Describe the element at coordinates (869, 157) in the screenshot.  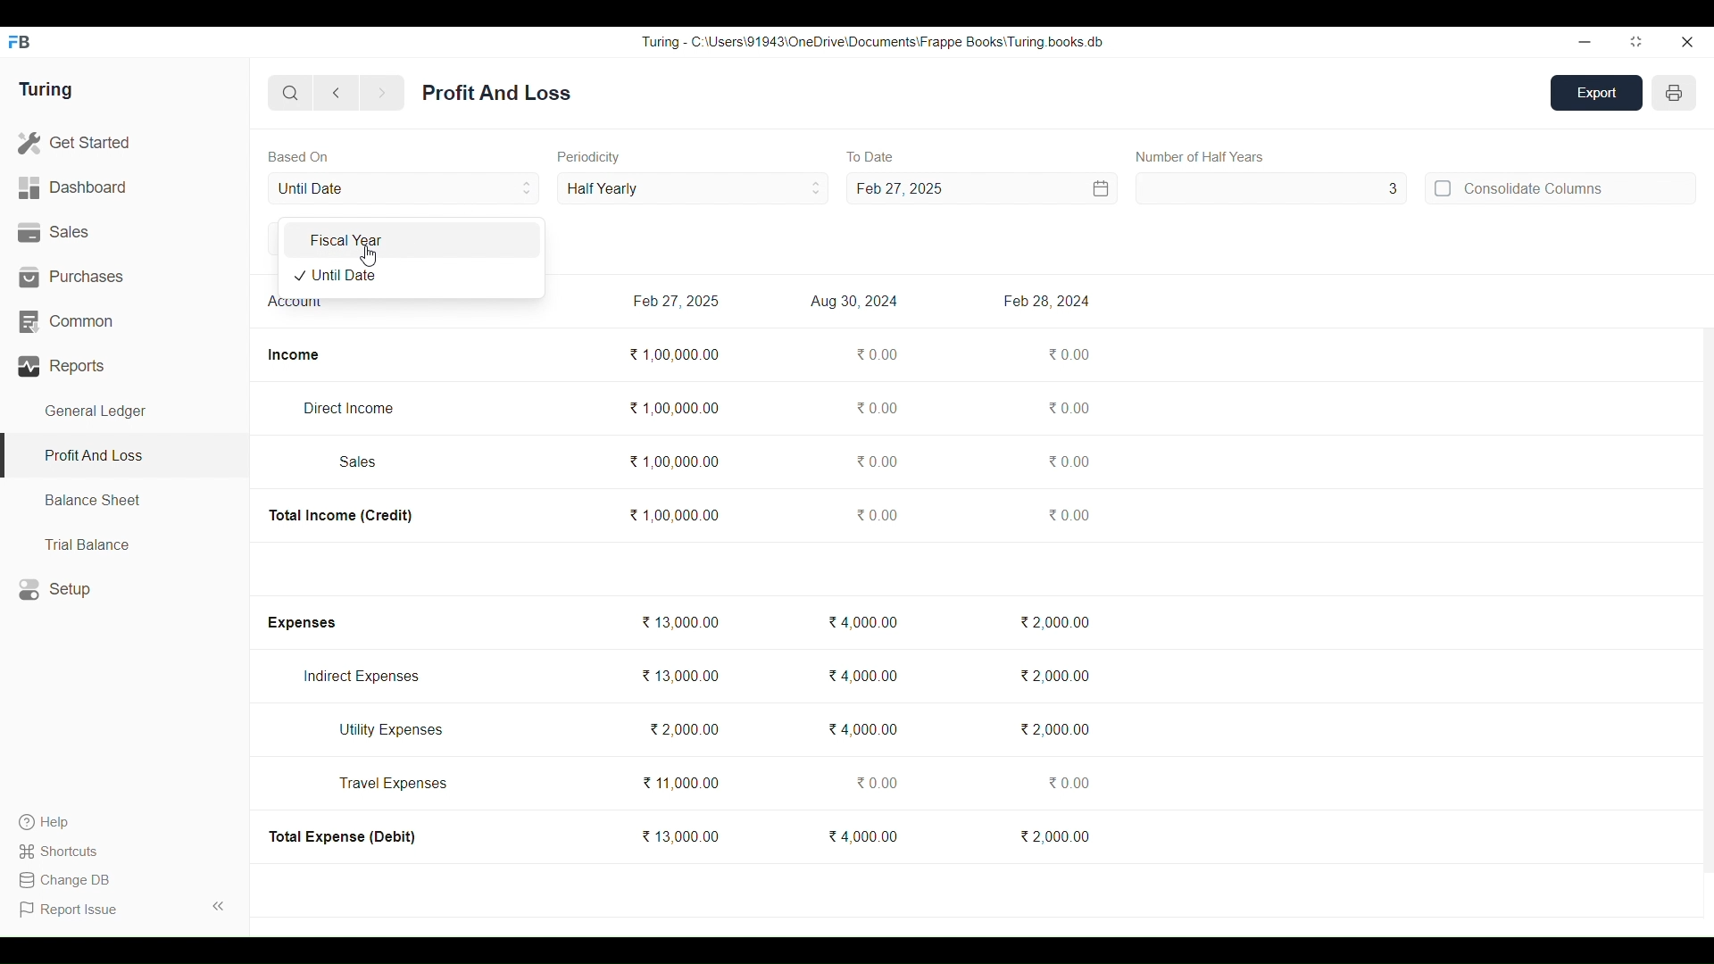
I see `To Date` at that location.